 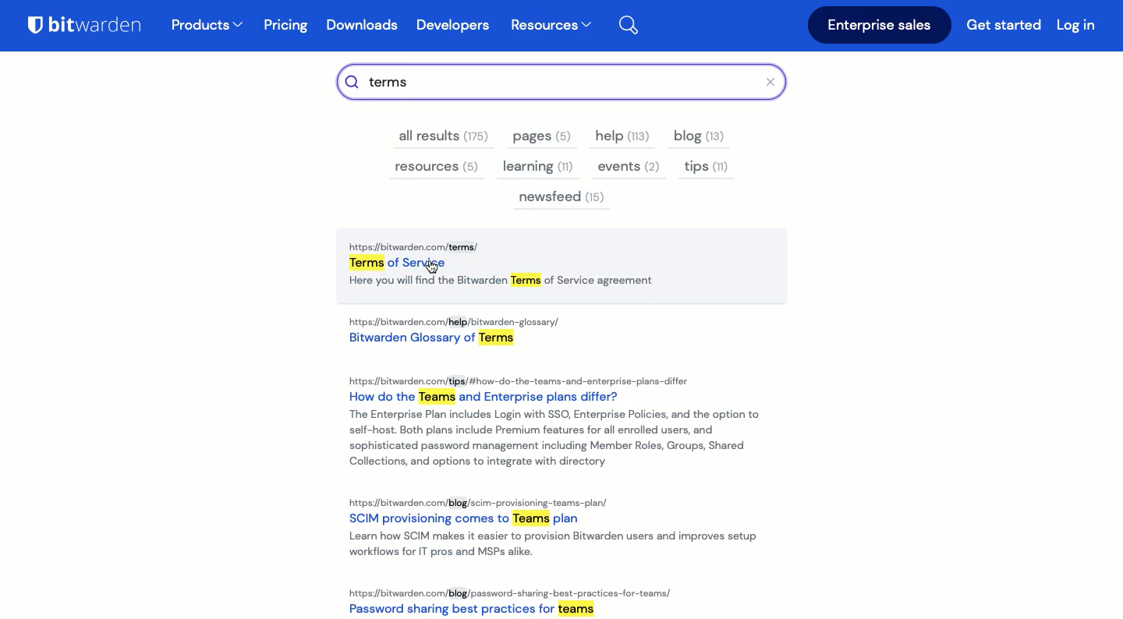 What do you see at coordinates (551, 27) in the screenshot?
I see `Resources` at bounding box center [551, 27].